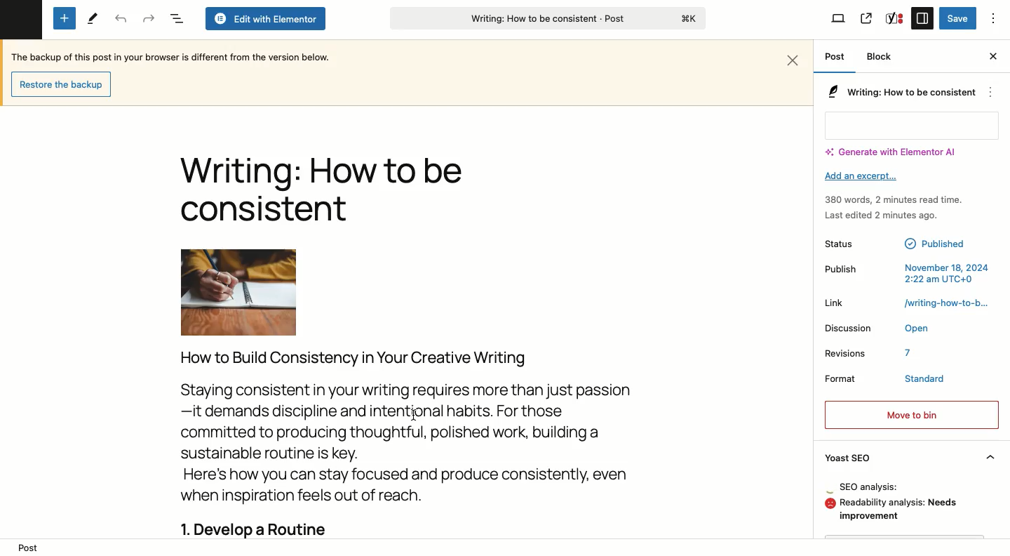 Image resolution: width=1010 pixels, height=556 pixels. I want to click on Save, so click(957, 19).